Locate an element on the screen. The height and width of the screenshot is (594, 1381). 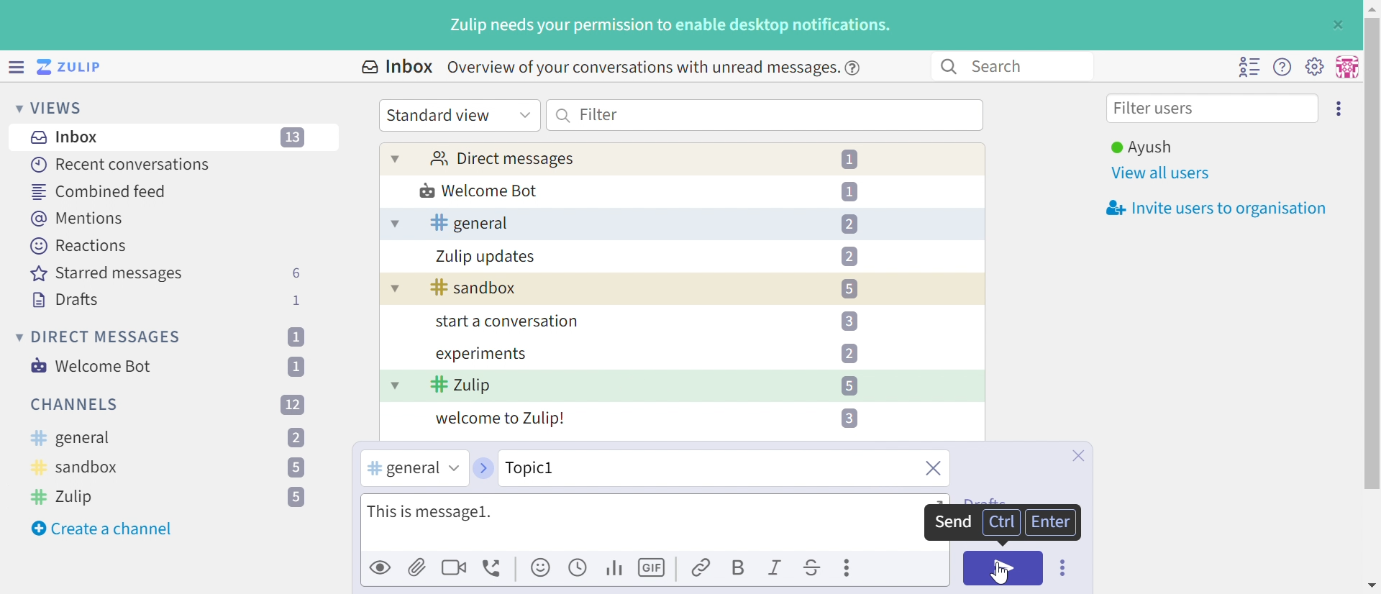
Link is located at coordinates (702, 569).